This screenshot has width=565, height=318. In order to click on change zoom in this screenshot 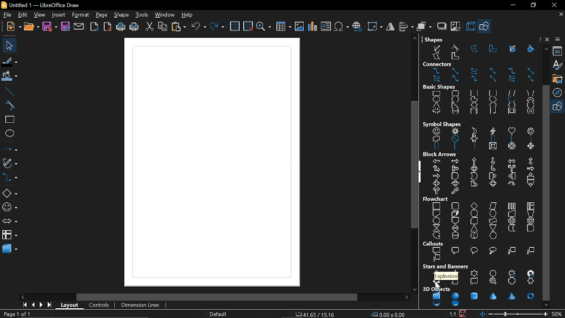, I will do `click(514, 314)`.